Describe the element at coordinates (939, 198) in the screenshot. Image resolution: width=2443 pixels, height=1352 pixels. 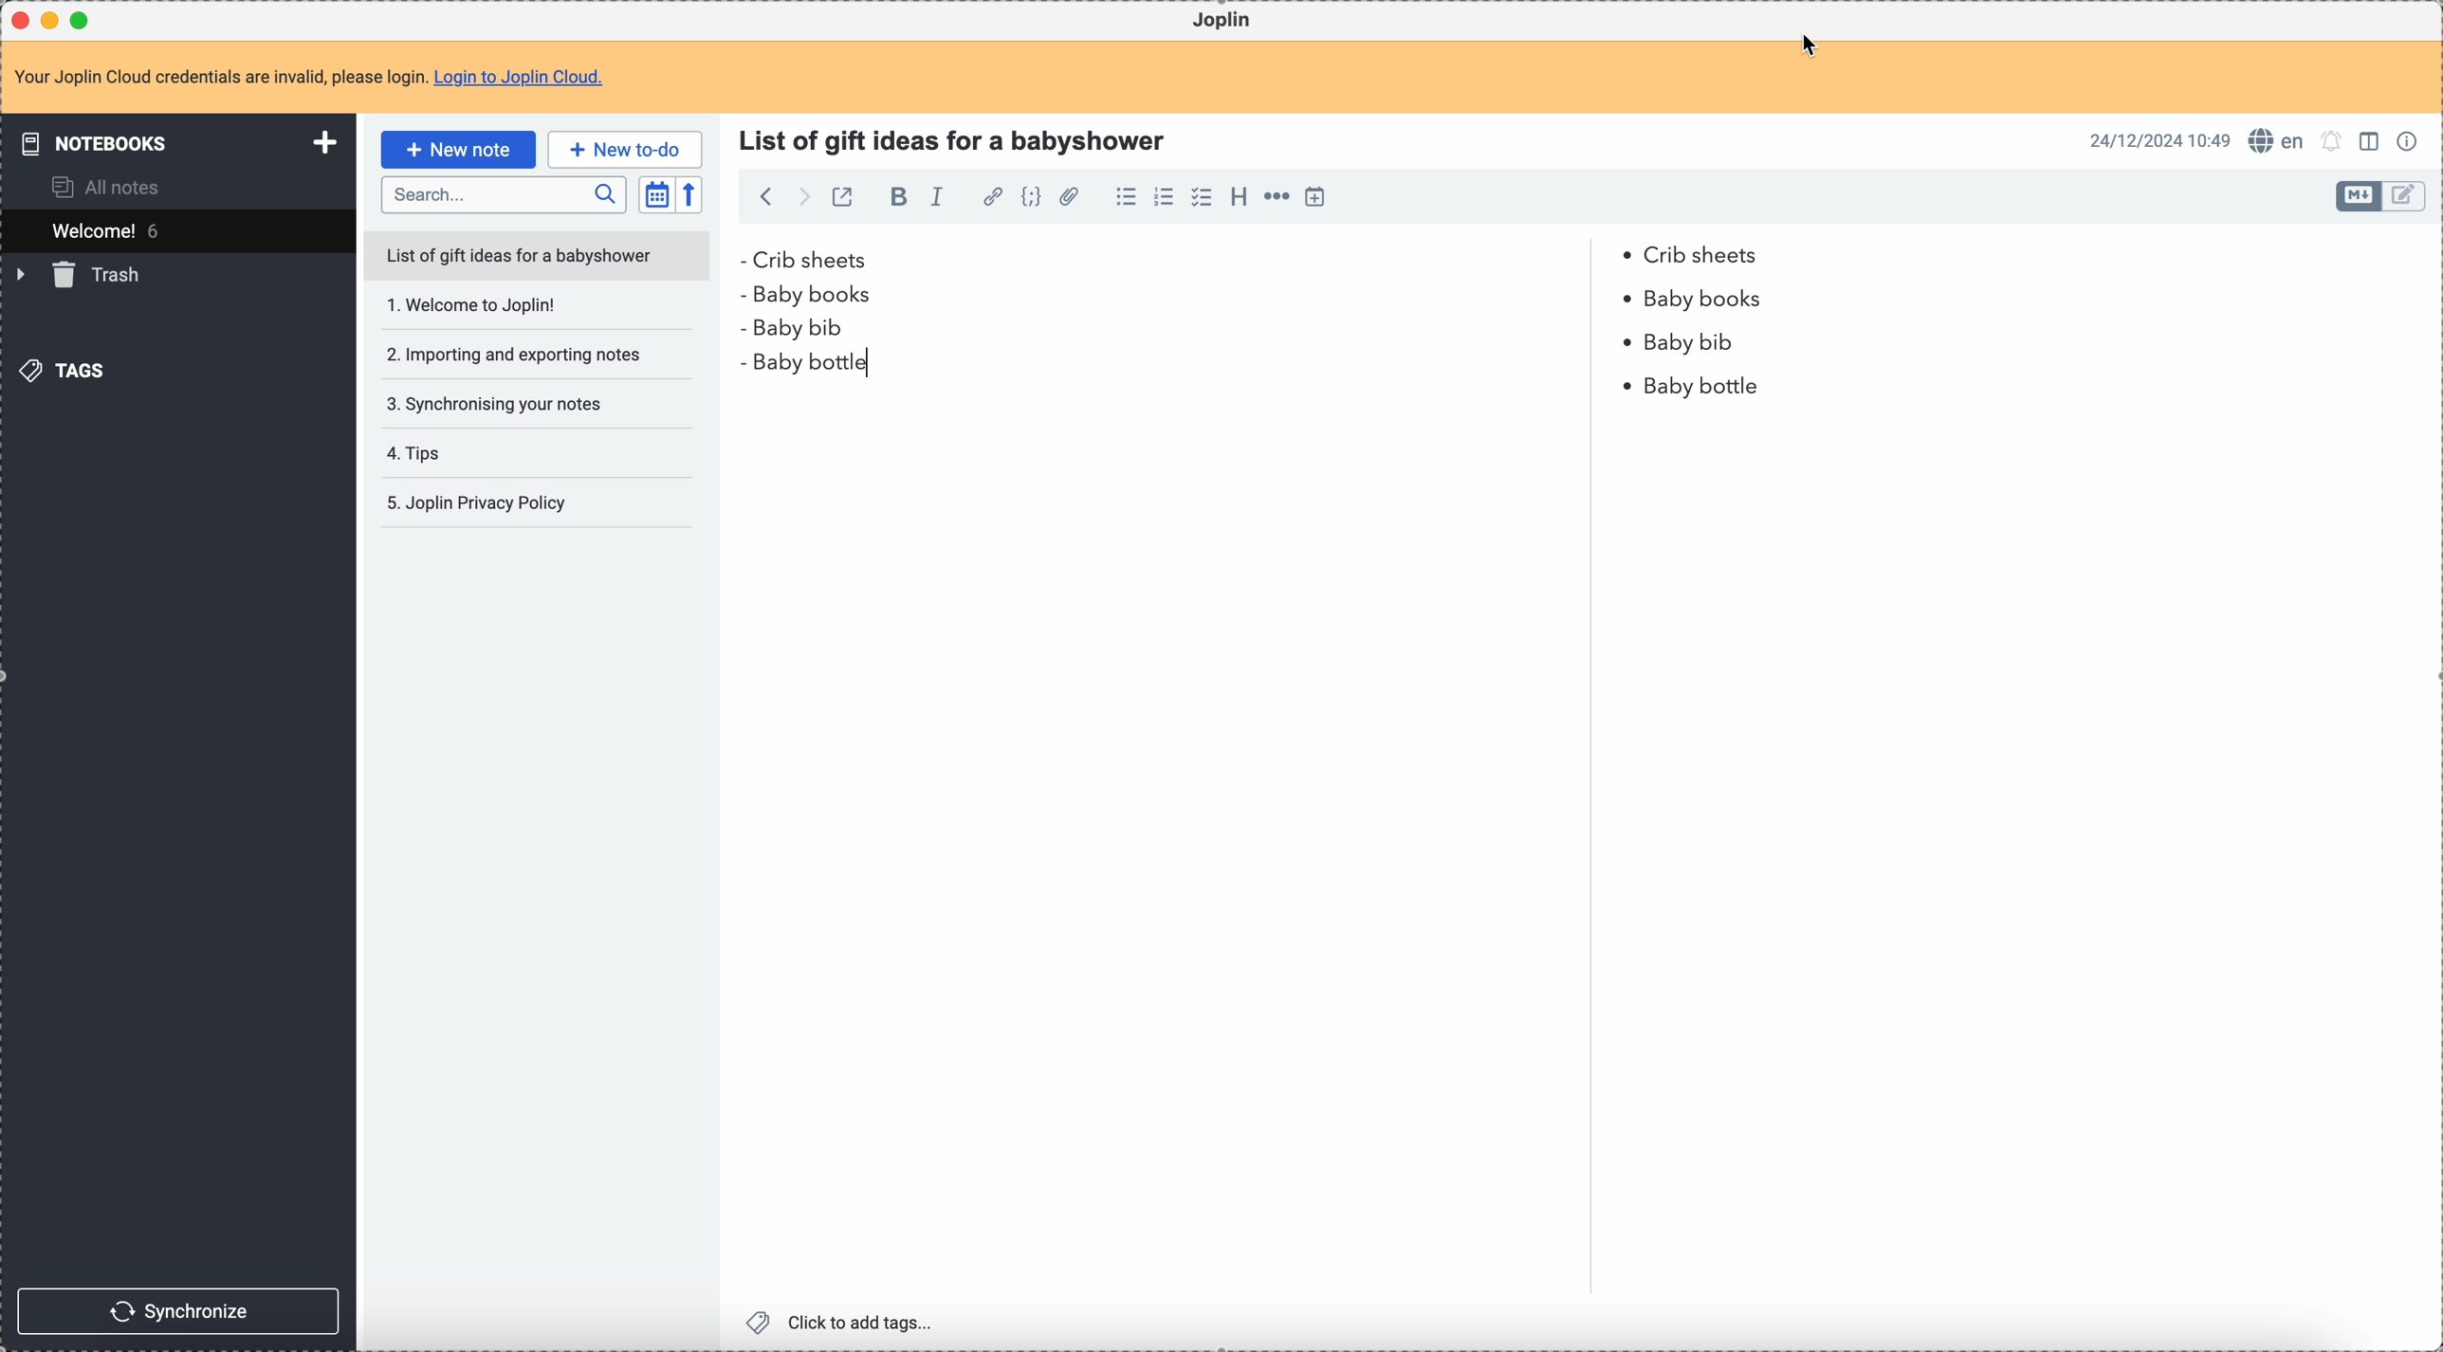
I see `italic` at that location.